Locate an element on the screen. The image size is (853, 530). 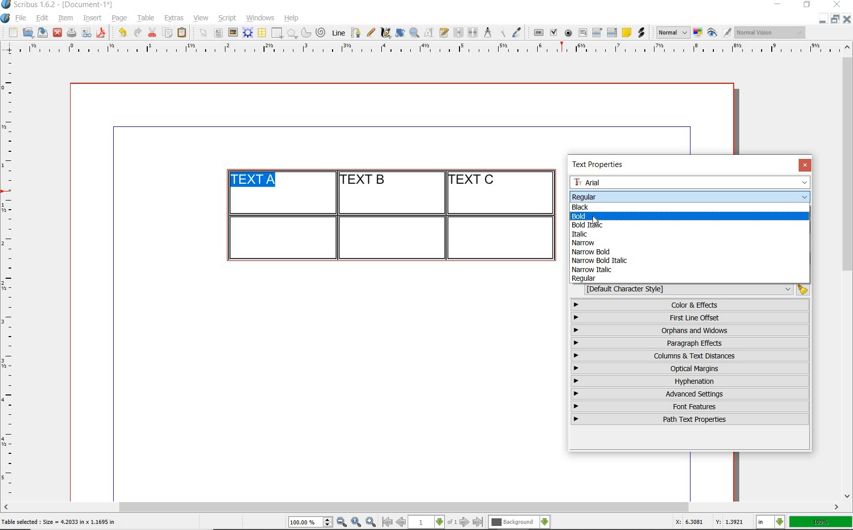
scrollbar is located at coordinates (848, 271).